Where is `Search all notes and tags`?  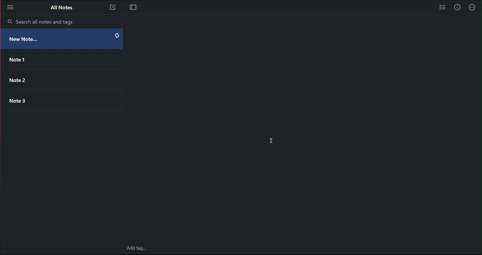 Search all notes and tags is located at coordinates (41, 21).